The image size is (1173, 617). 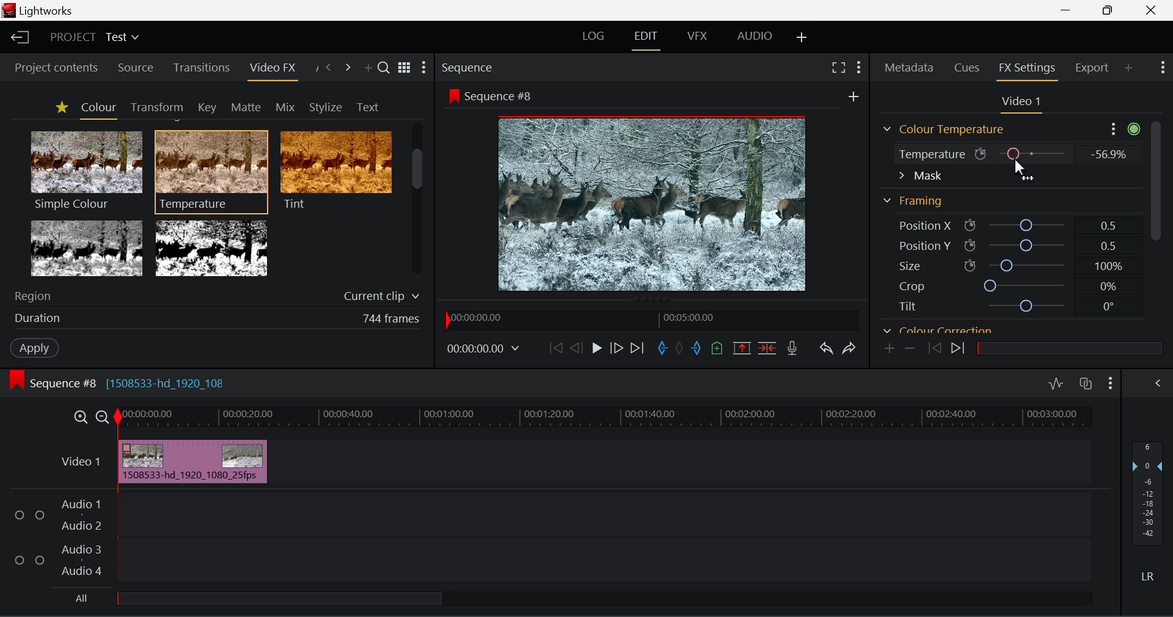 I want to click on Cursor, so click(x=1024, y=170).